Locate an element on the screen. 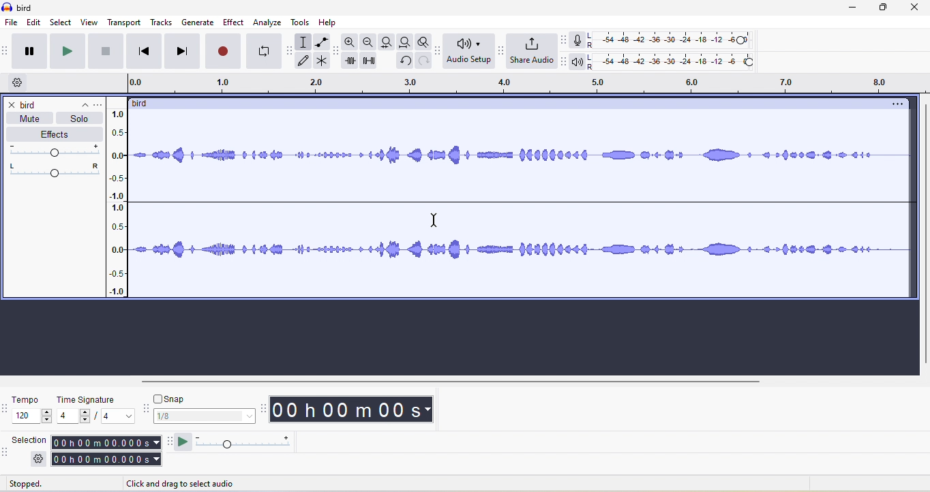 The width and height of the screenshot is (930, 492). click and drag to define a looping region  is located at coordinates (520, 84).